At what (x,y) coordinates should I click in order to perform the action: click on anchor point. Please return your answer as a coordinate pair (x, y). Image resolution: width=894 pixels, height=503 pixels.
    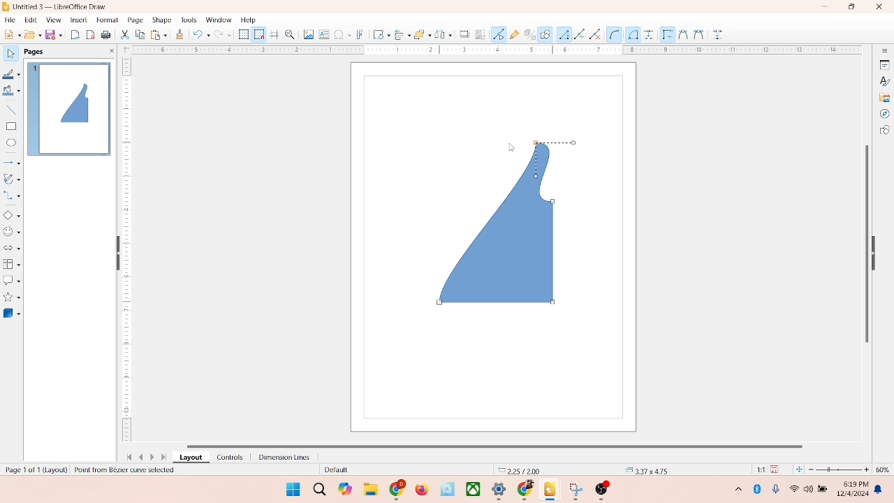
    Looking at the image, I should click on (643, 469).